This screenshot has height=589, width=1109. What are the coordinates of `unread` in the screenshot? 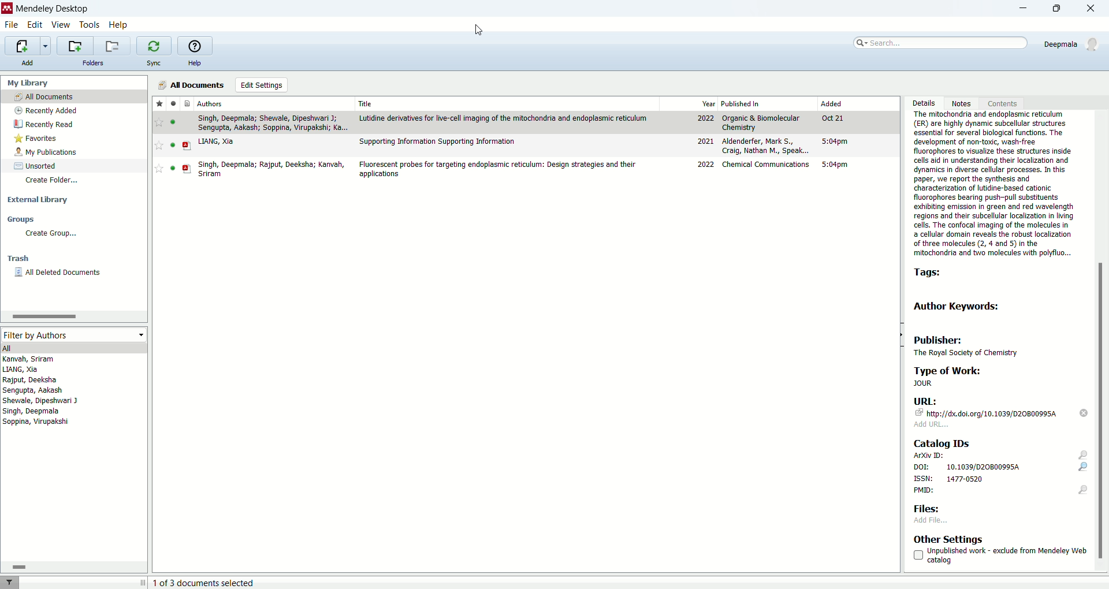 It's located at (173, 168).